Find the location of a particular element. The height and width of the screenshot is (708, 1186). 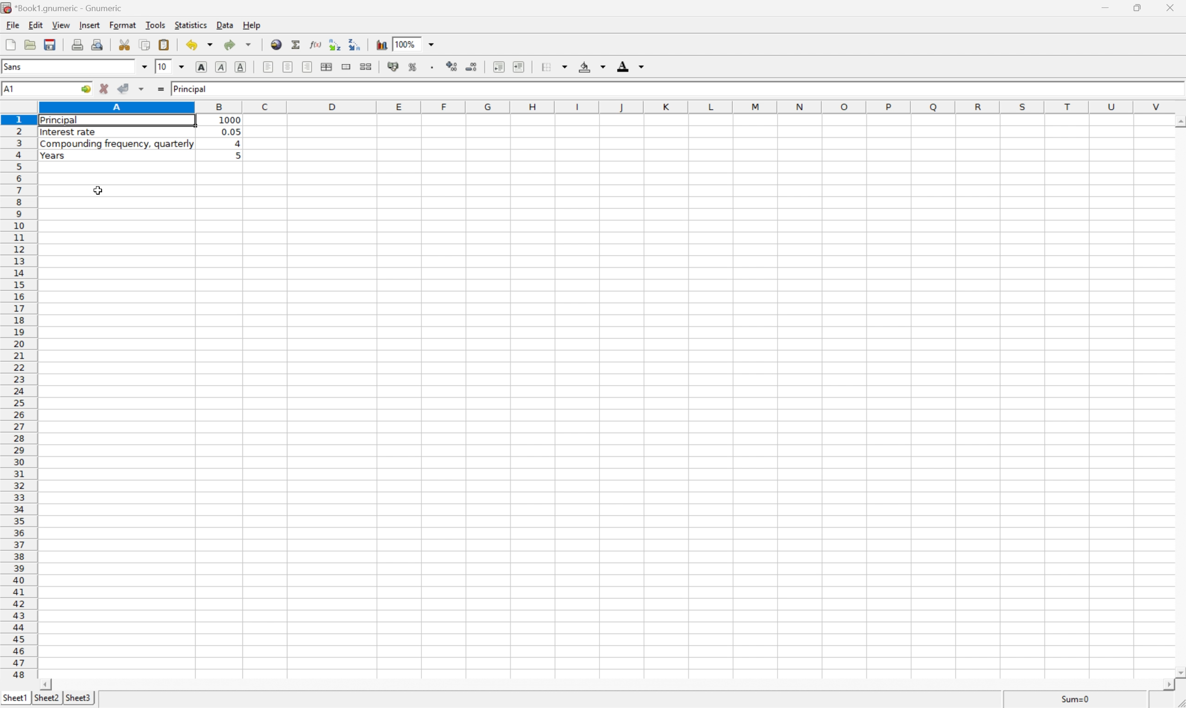

merge range of cells is located at coordinates (346, 66).